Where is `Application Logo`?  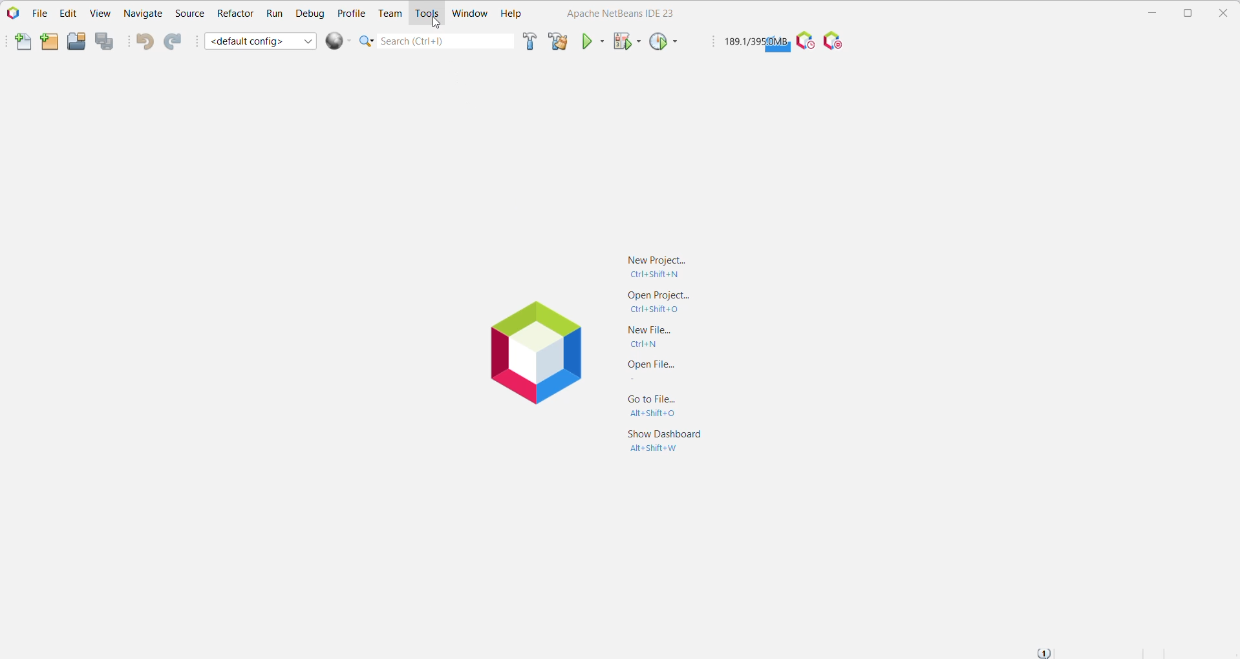 Application Logo is located at coordinates (12, 14).